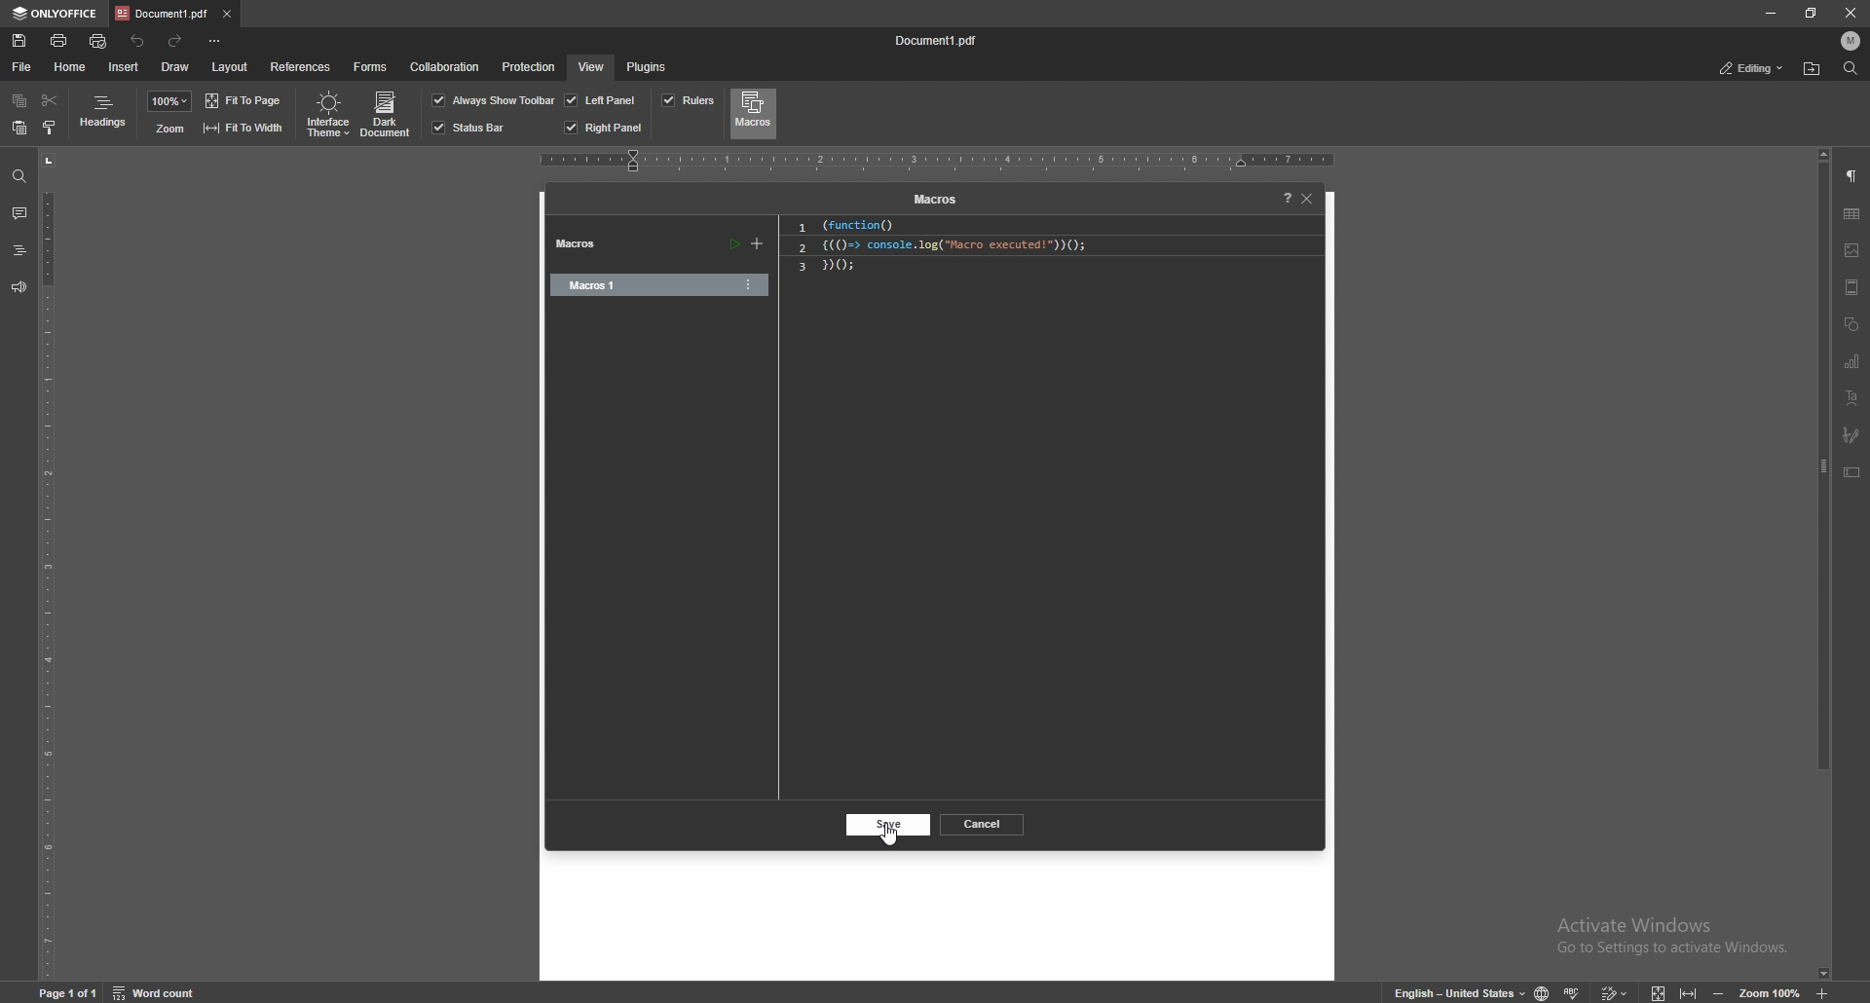 Image resolution: width=1870 pixels, height=1003 pixels. I want to click on zoom, so click(169, 101).